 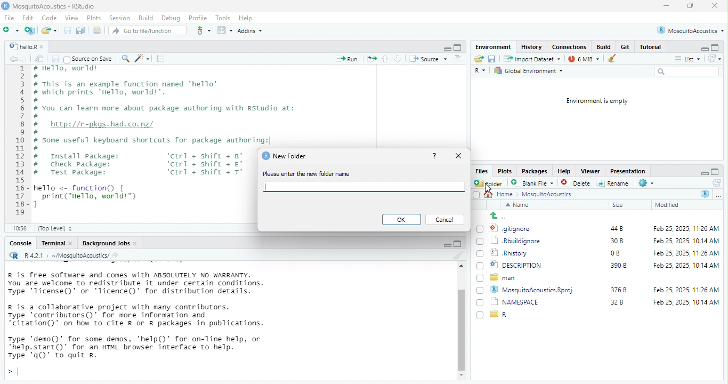 I want to click on new file, so click(x=12, y=30).